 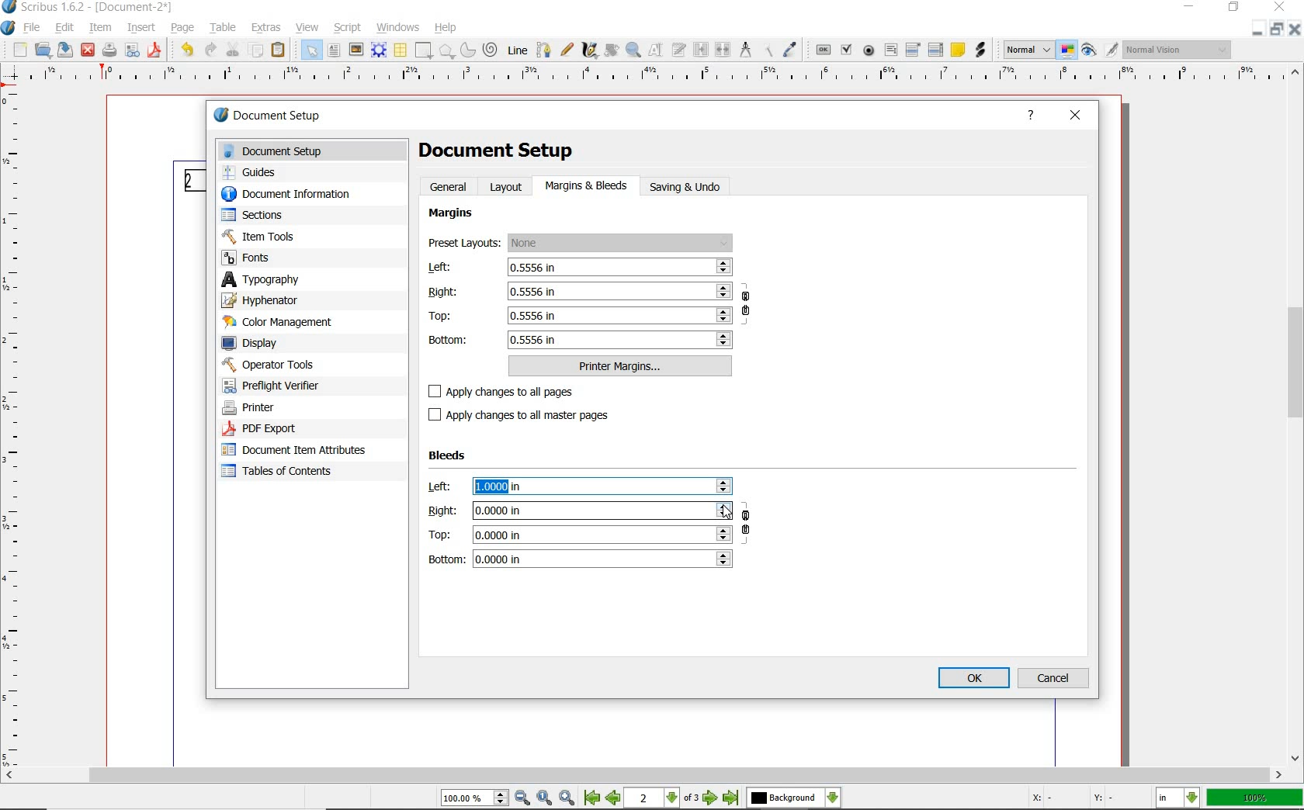 I want to click on color management, so click(x=283, y=324).